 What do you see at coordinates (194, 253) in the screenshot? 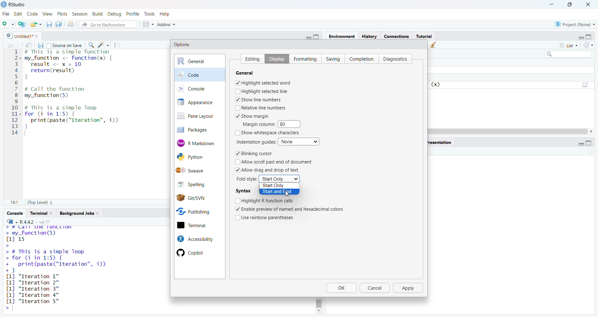
I see `Copilot` at bounding box center [194, 253].